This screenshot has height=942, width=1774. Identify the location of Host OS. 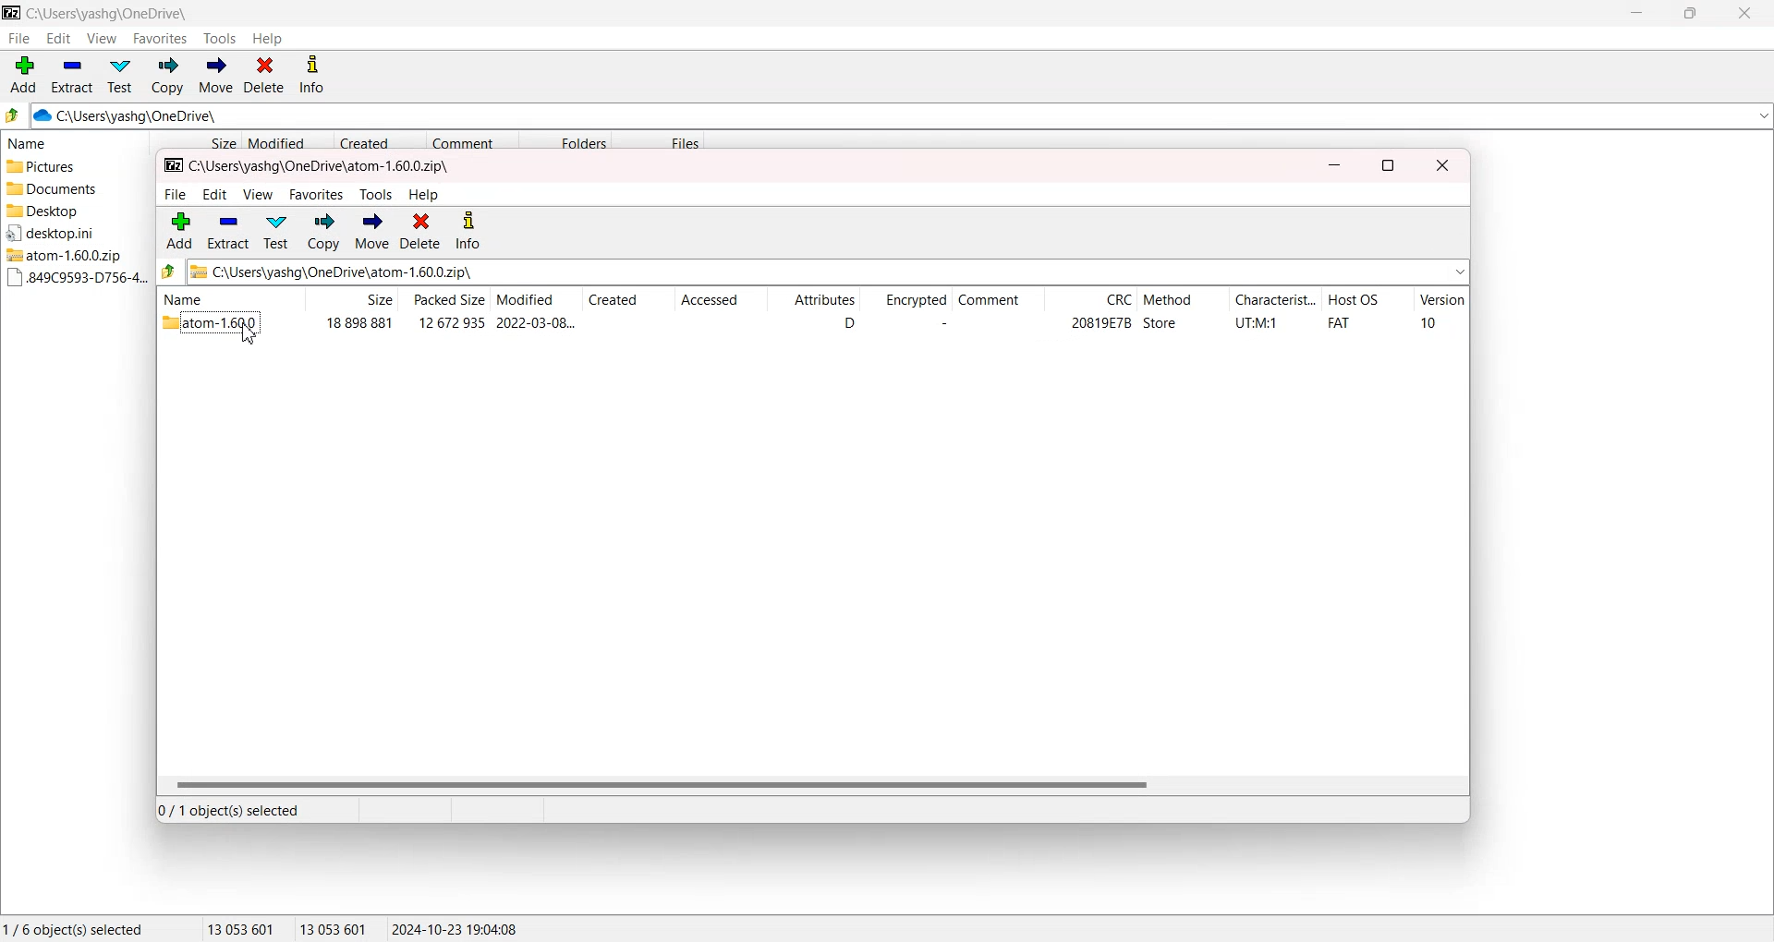
(1367, 301).